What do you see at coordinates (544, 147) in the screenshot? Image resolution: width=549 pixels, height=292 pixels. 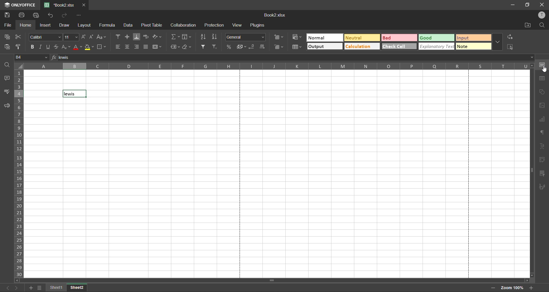 I see `text` at bounding box center [544, 147].